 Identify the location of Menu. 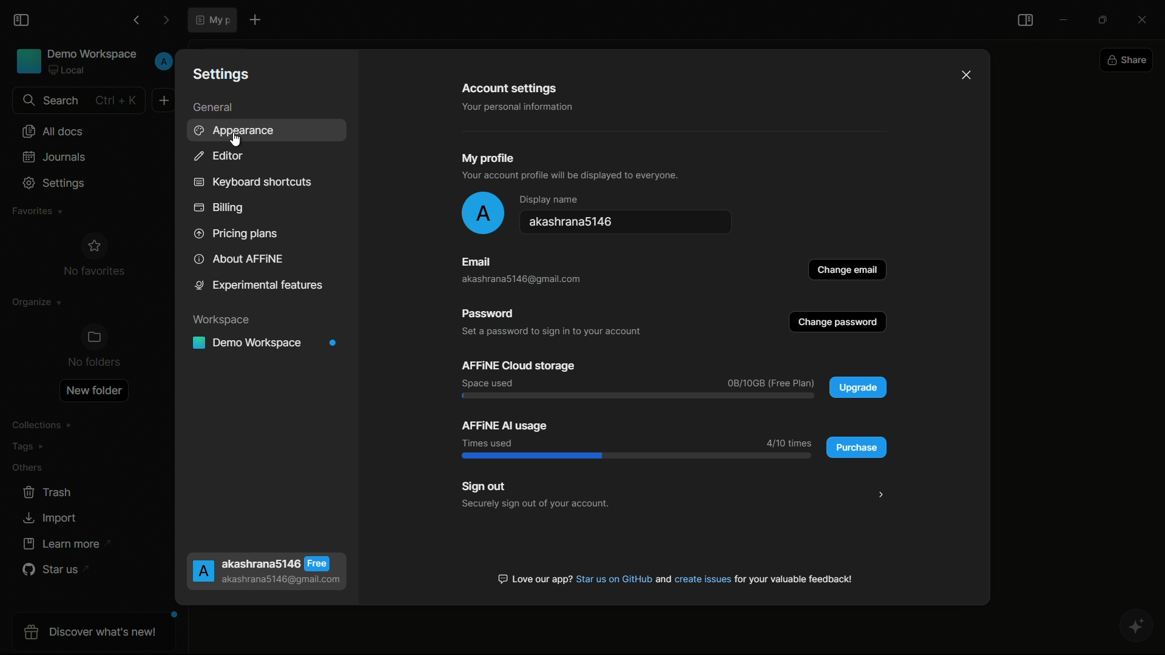
(879, 494).